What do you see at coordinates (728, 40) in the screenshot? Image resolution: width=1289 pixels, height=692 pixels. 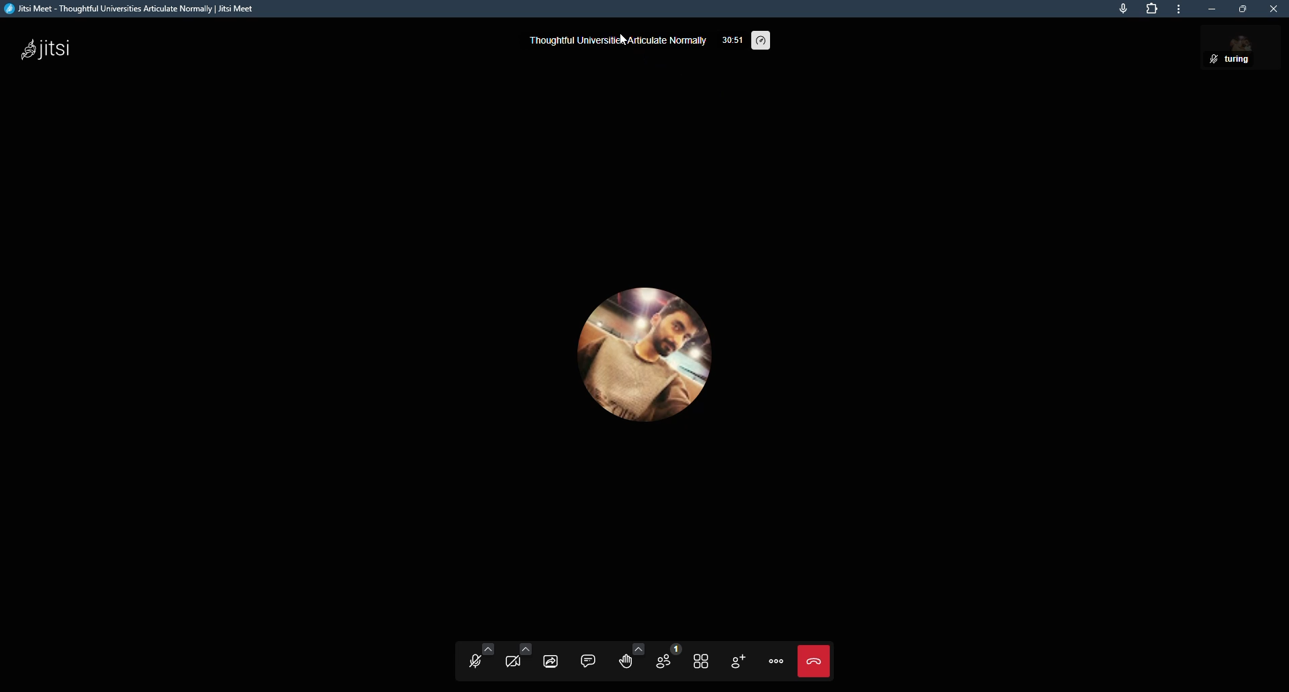 I see `33:59` at bounding box center [728, 40].